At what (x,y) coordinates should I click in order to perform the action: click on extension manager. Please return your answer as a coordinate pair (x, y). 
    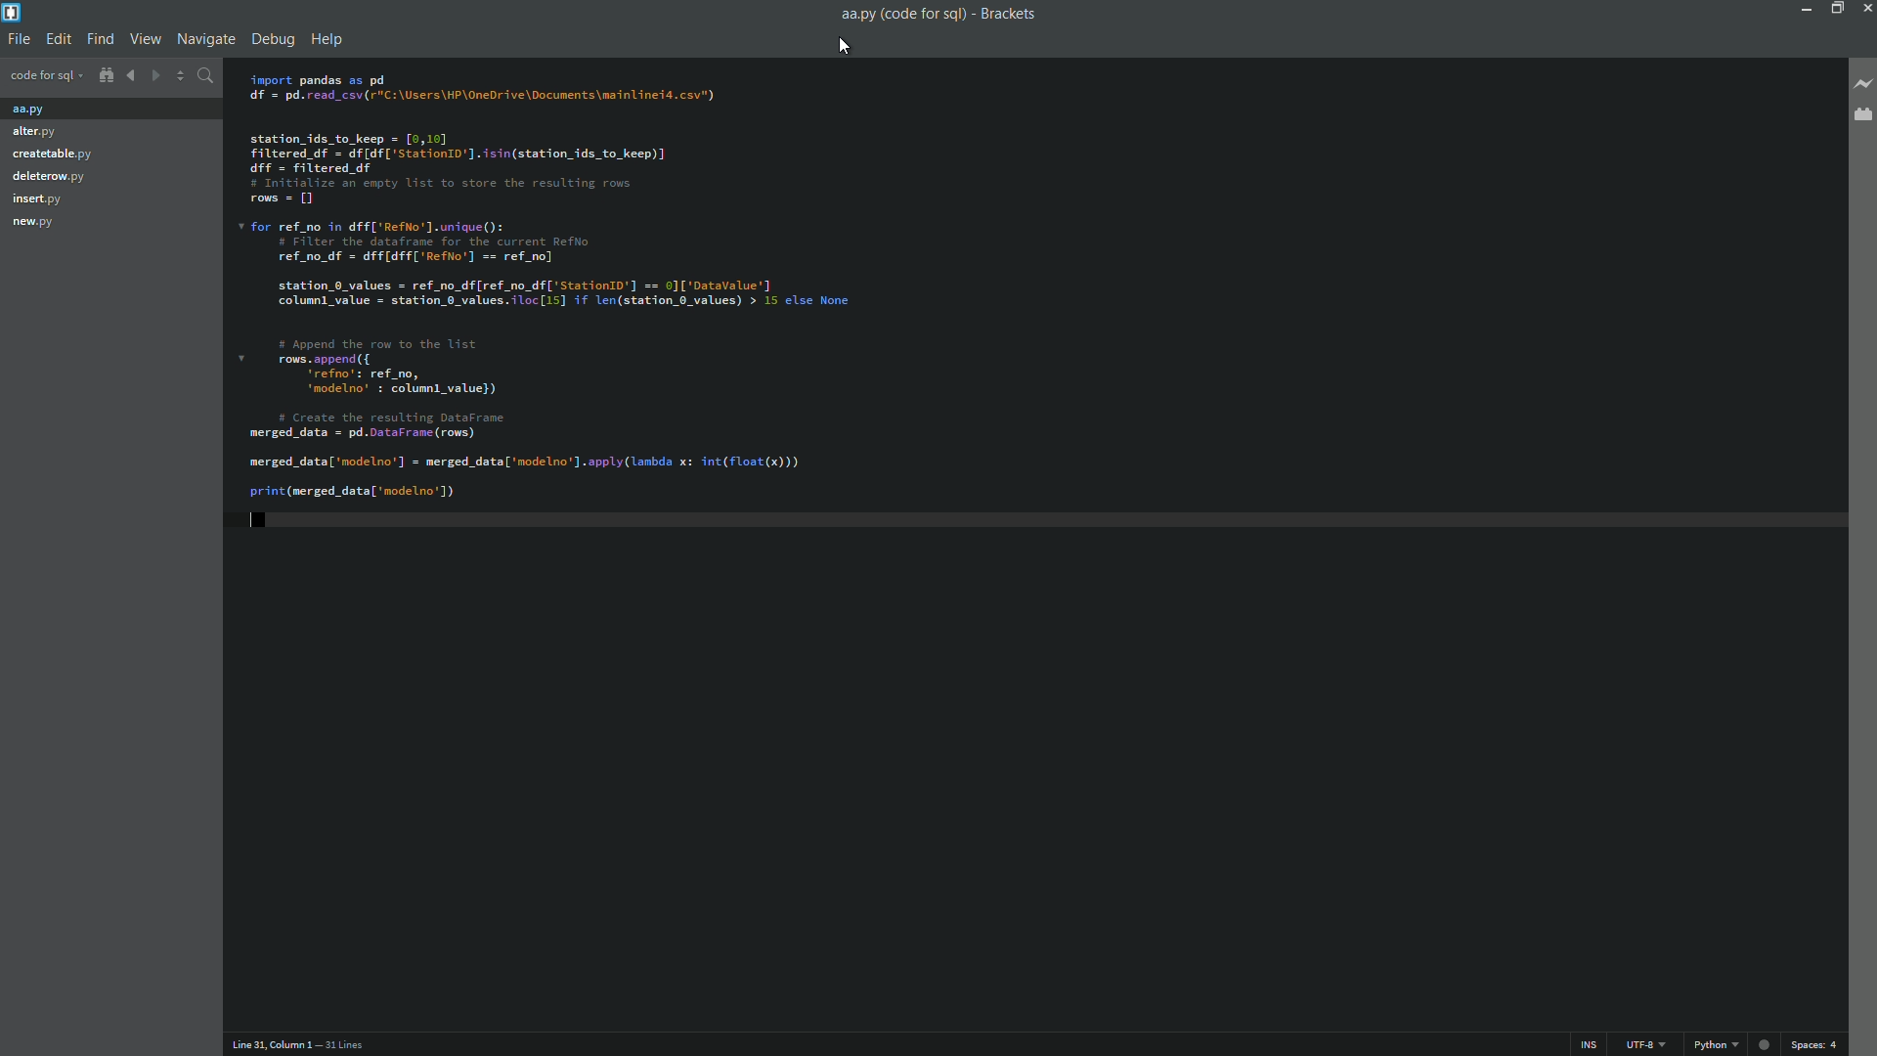
    Looking at the image, I should click on (1861, 115).